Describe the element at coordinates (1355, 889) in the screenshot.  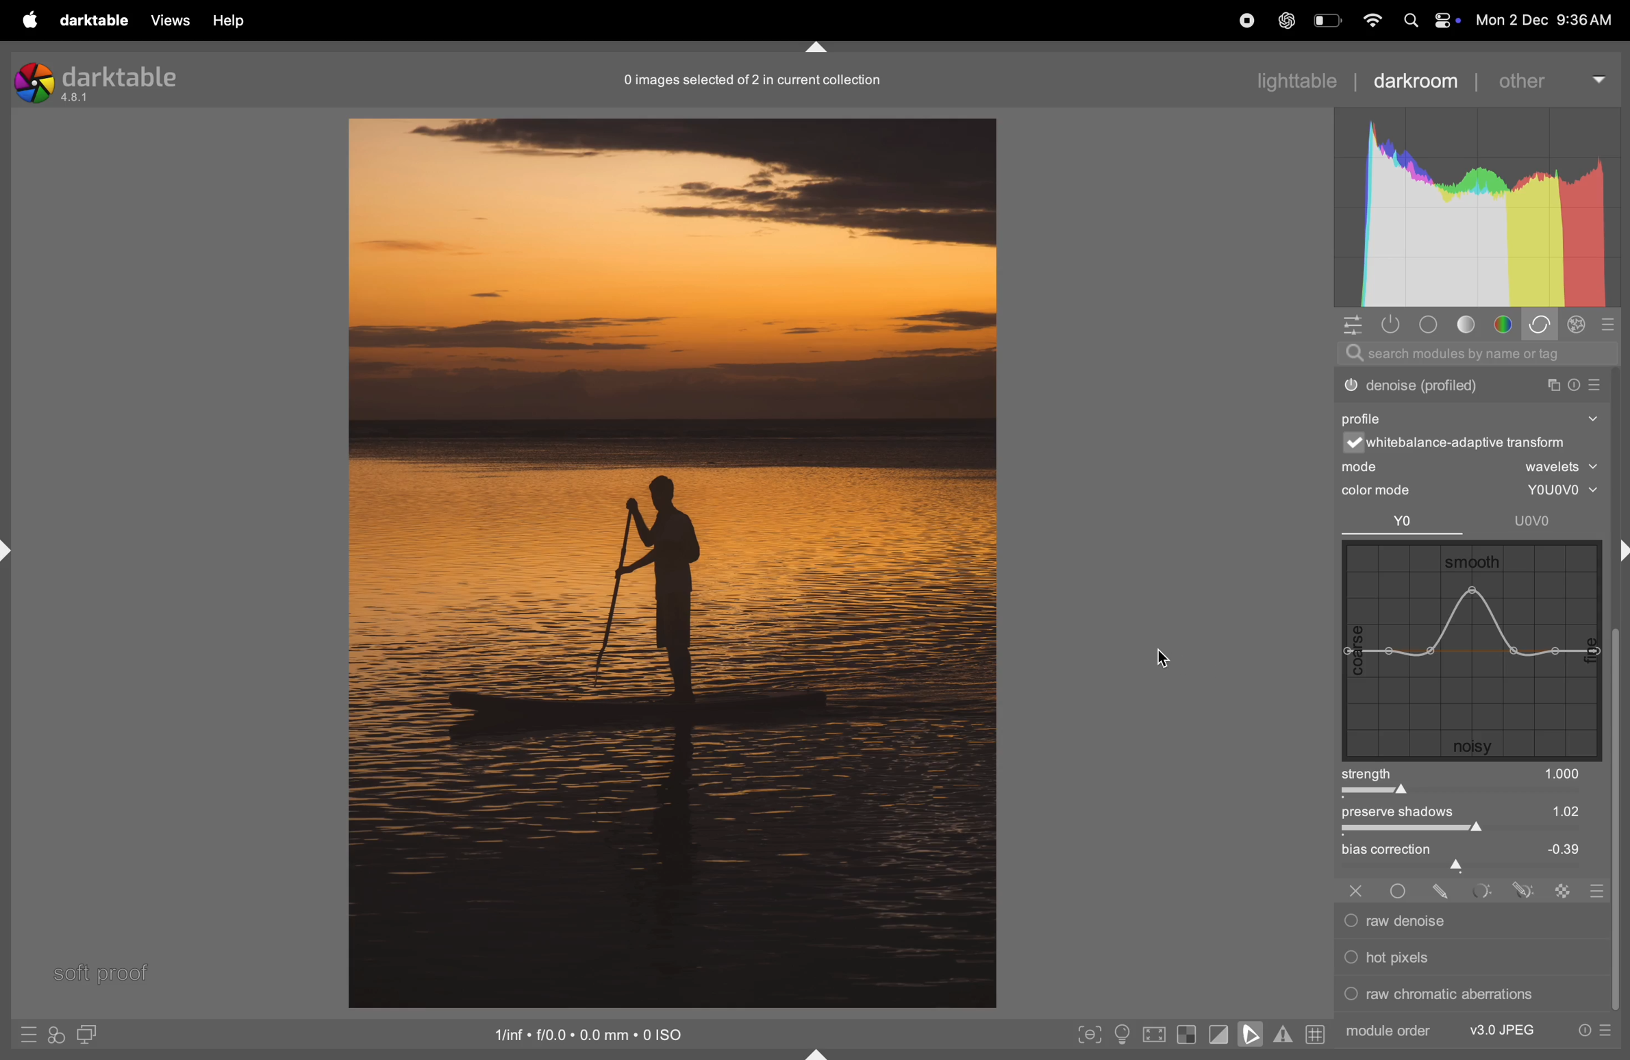
I see `x-sign` at that location.